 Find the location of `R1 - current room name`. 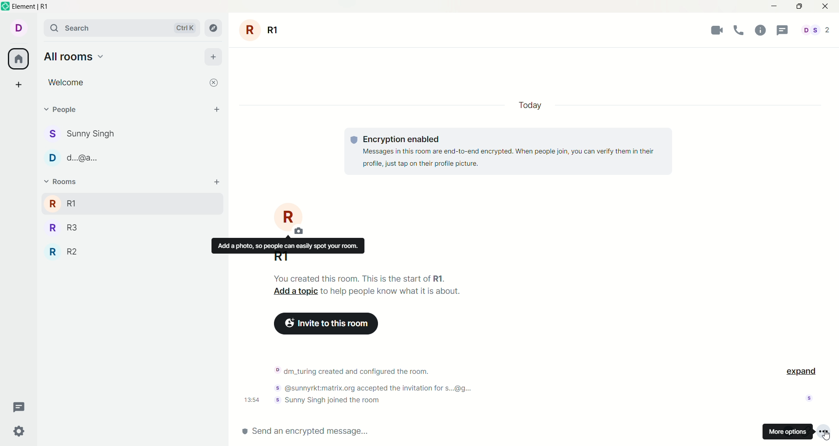

R1 - current room name is located at coordinates (281, 258).